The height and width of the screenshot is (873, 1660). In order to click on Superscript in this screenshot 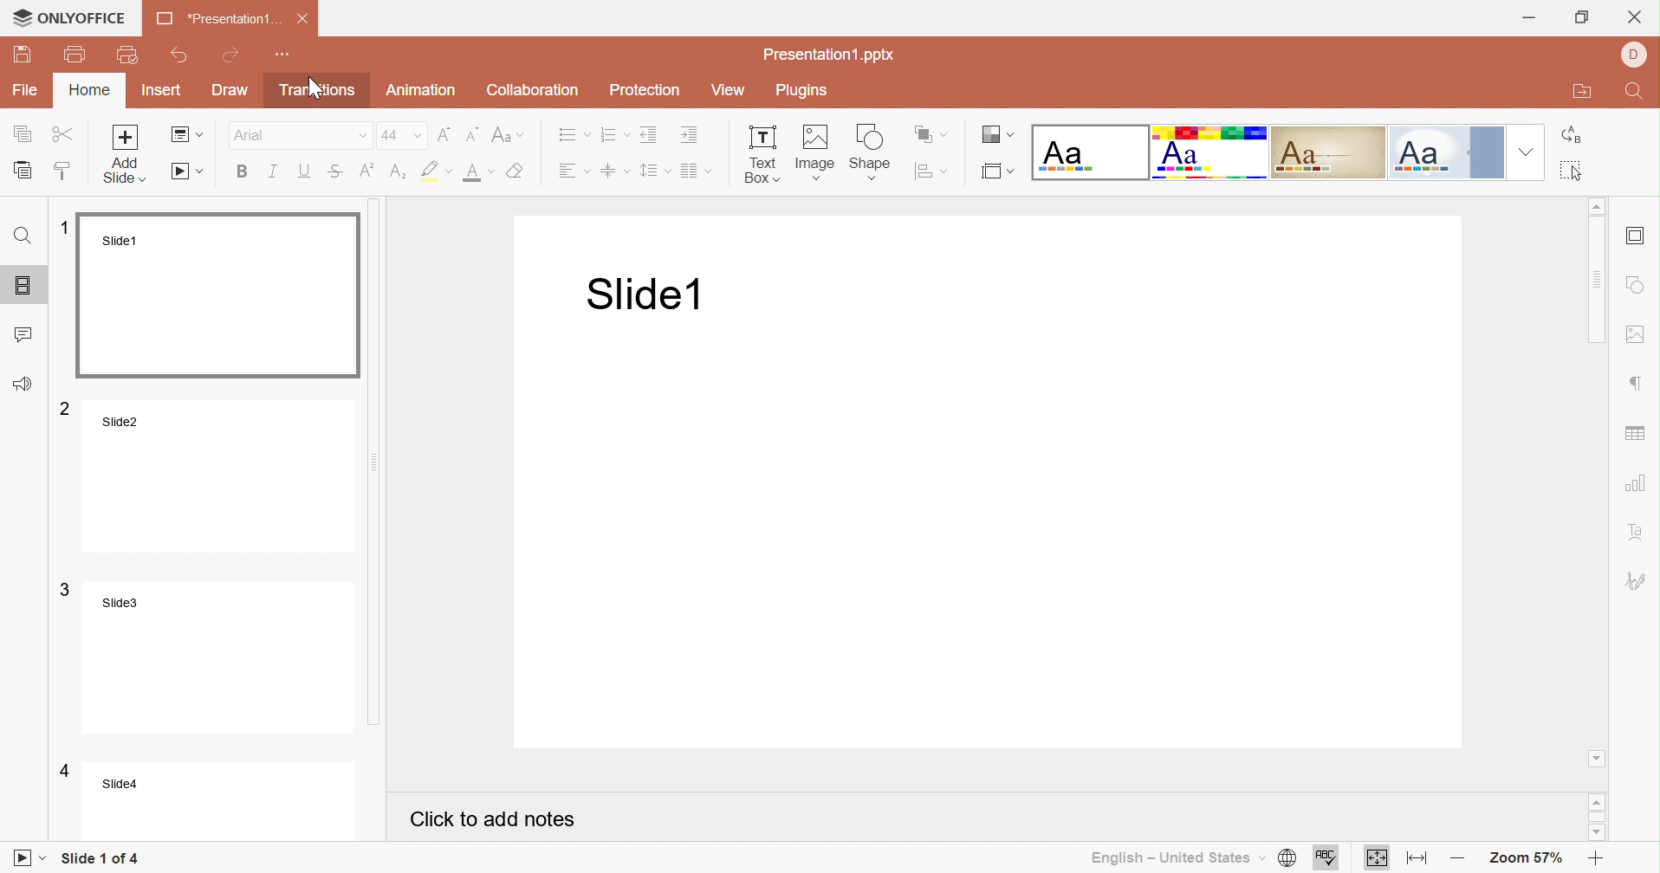, I will do `click(368, 170)`.